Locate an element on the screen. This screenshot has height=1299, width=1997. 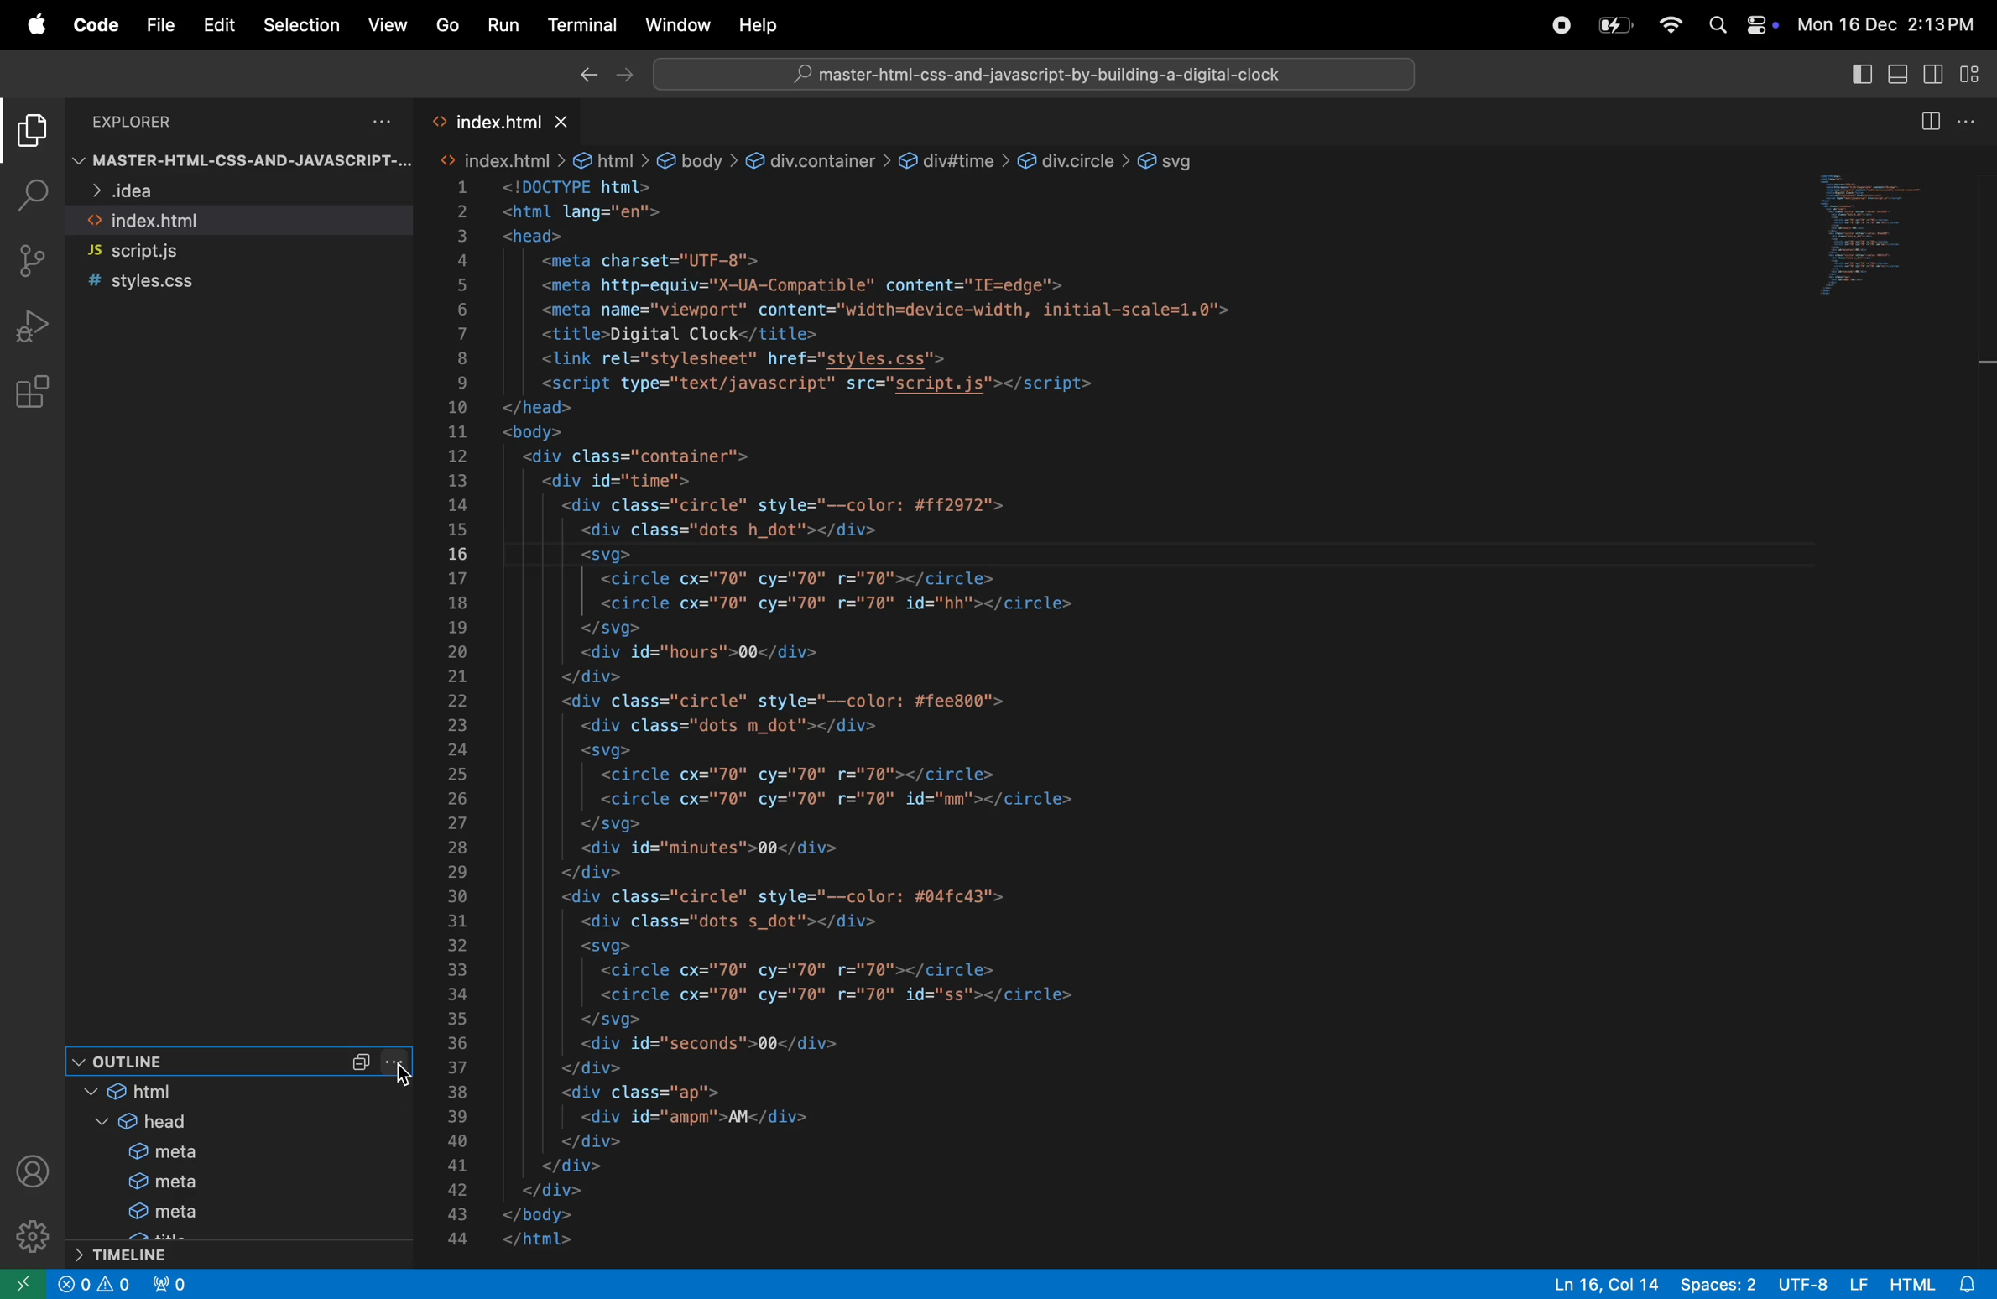
meta is located at coordinates (247, 1211).